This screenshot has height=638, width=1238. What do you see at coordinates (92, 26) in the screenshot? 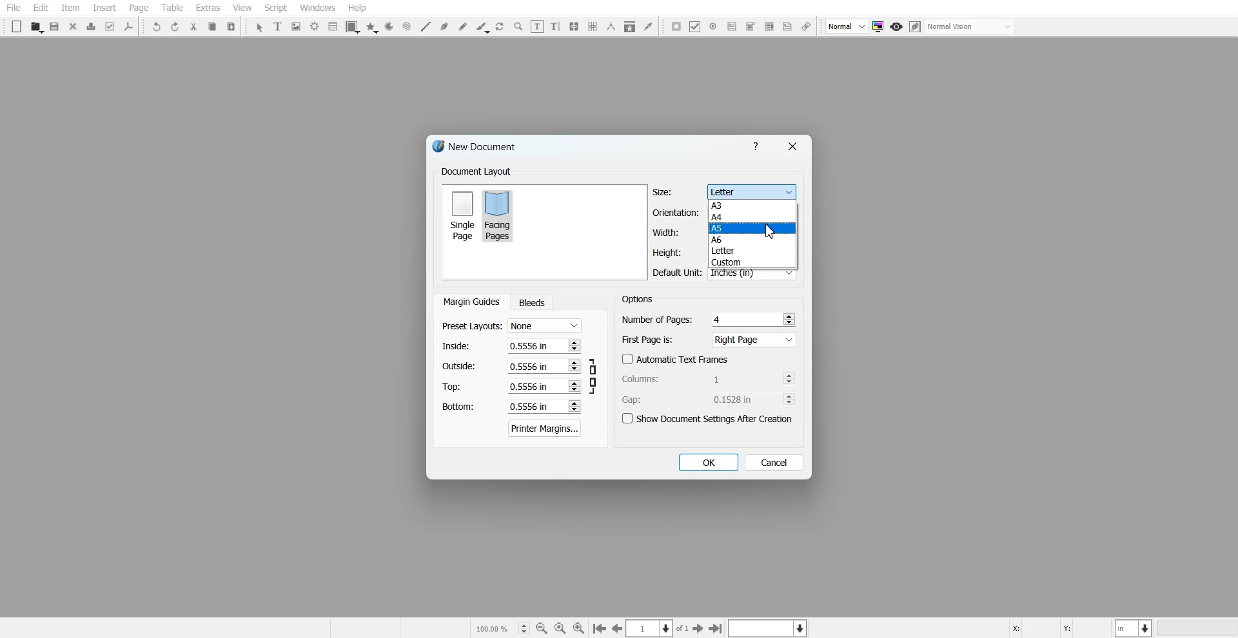
I see `Print` at bounding box center [92, 26].